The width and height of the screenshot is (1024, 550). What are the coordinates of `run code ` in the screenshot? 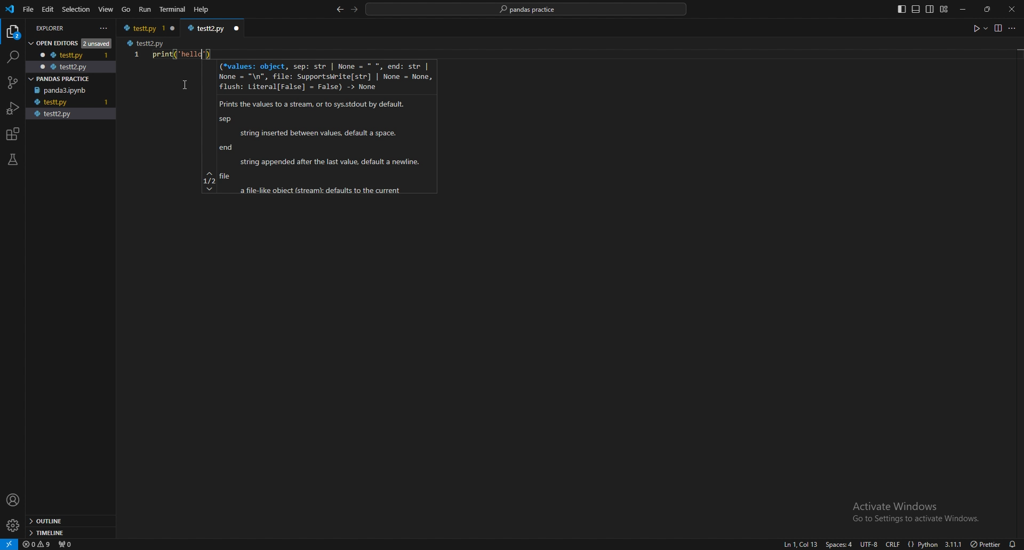 It's located at (979, 29).